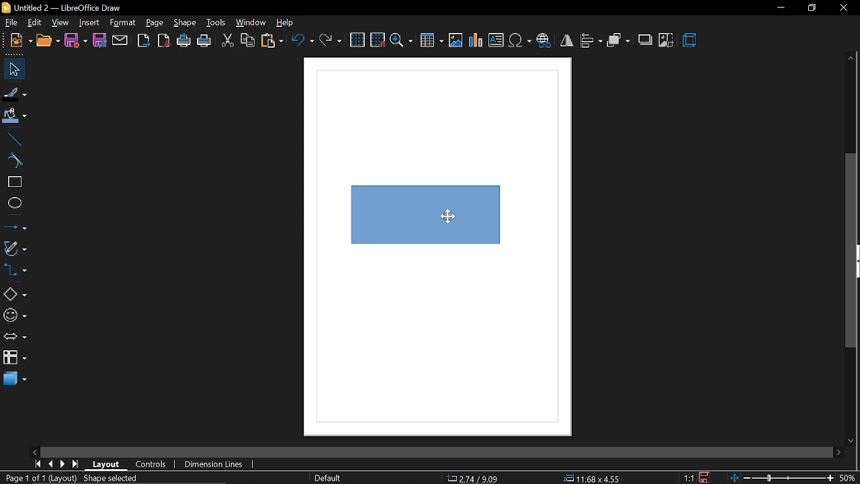 The image size is (860, 484). I want to click on 1:1, so click(689, 477).